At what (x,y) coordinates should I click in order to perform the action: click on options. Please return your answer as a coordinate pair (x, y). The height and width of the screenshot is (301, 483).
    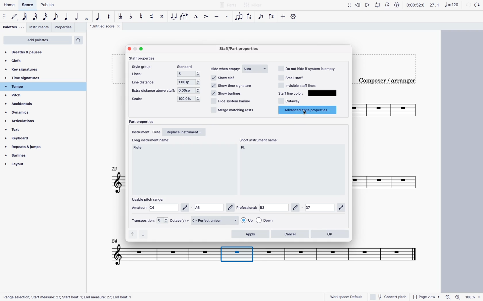
    Looking at the image, I should click on (190, 99).